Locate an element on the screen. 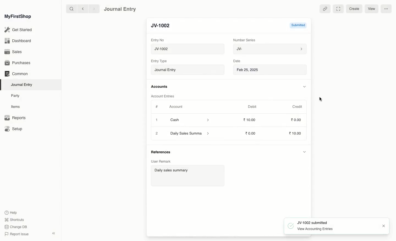 This screenshot has width=396, height=241. Help is located at coordinates (10, 212).